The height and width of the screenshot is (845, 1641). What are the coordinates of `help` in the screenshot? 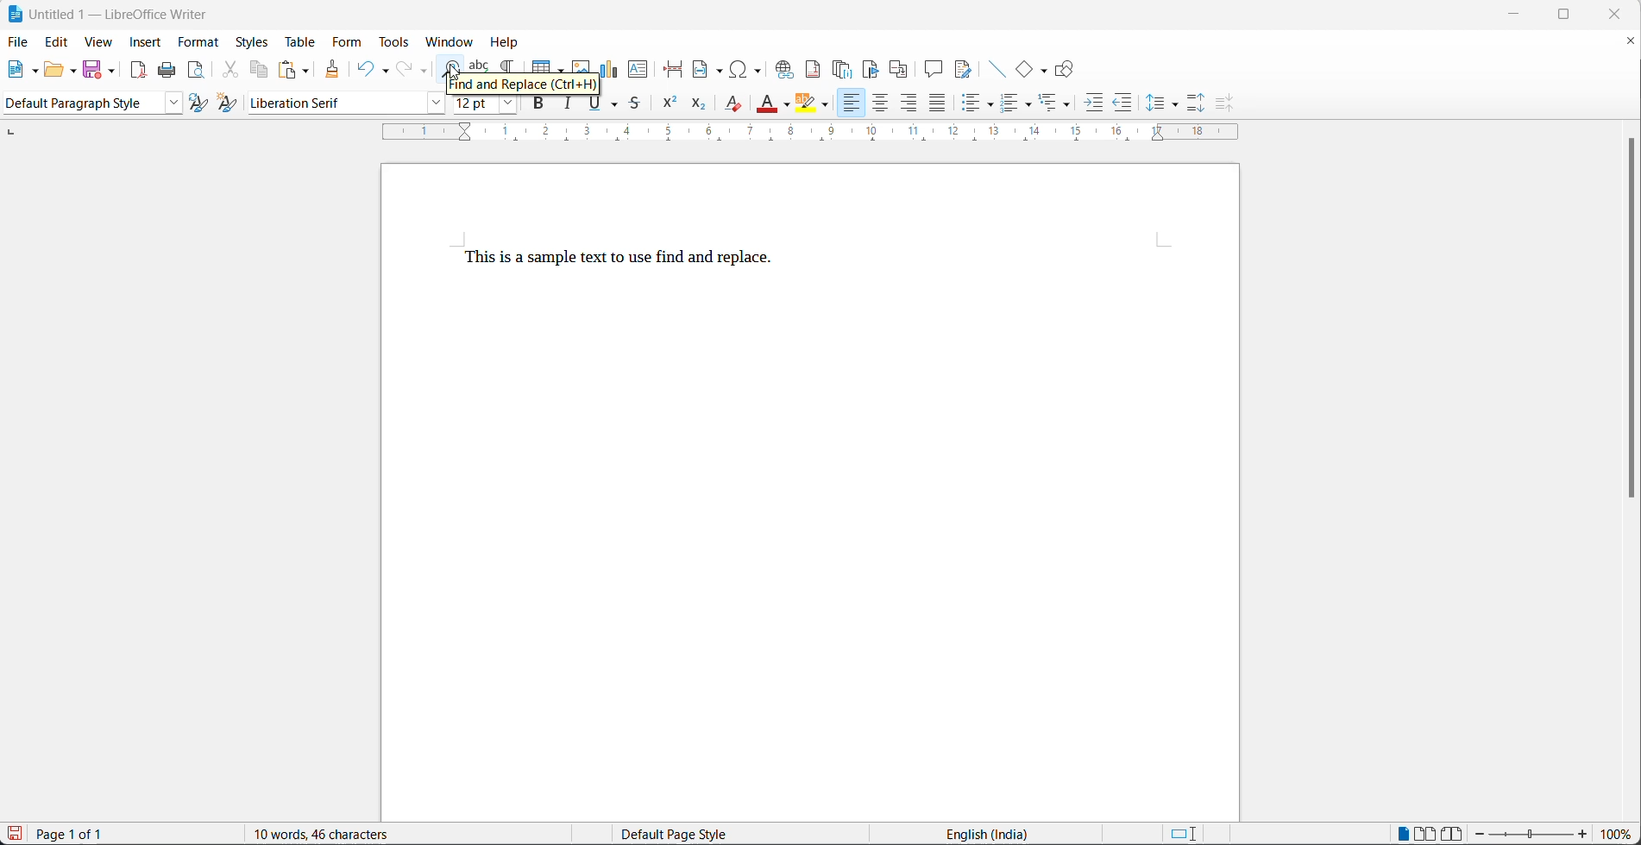 It's located at (510, 41).